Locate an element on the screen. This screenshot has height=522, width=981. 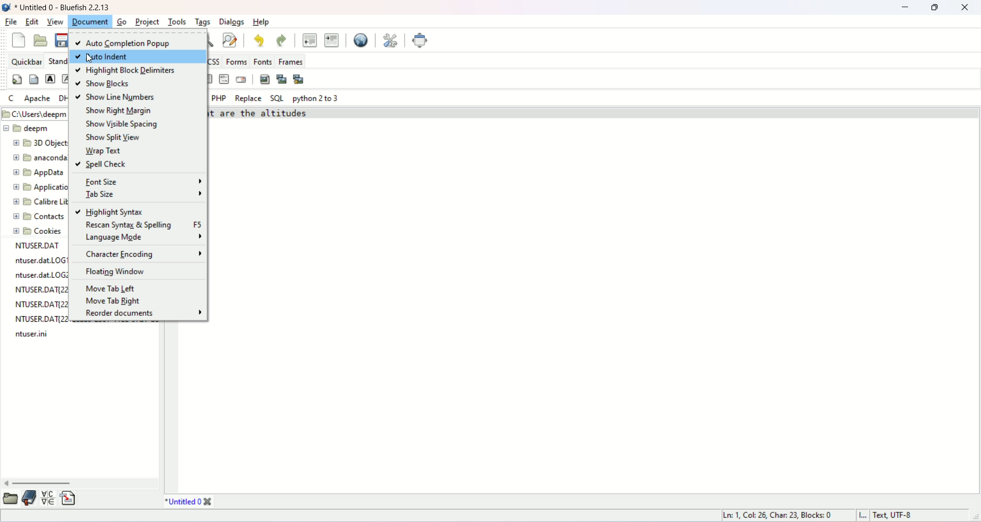
move tab right is located at coordinates (114, 299).